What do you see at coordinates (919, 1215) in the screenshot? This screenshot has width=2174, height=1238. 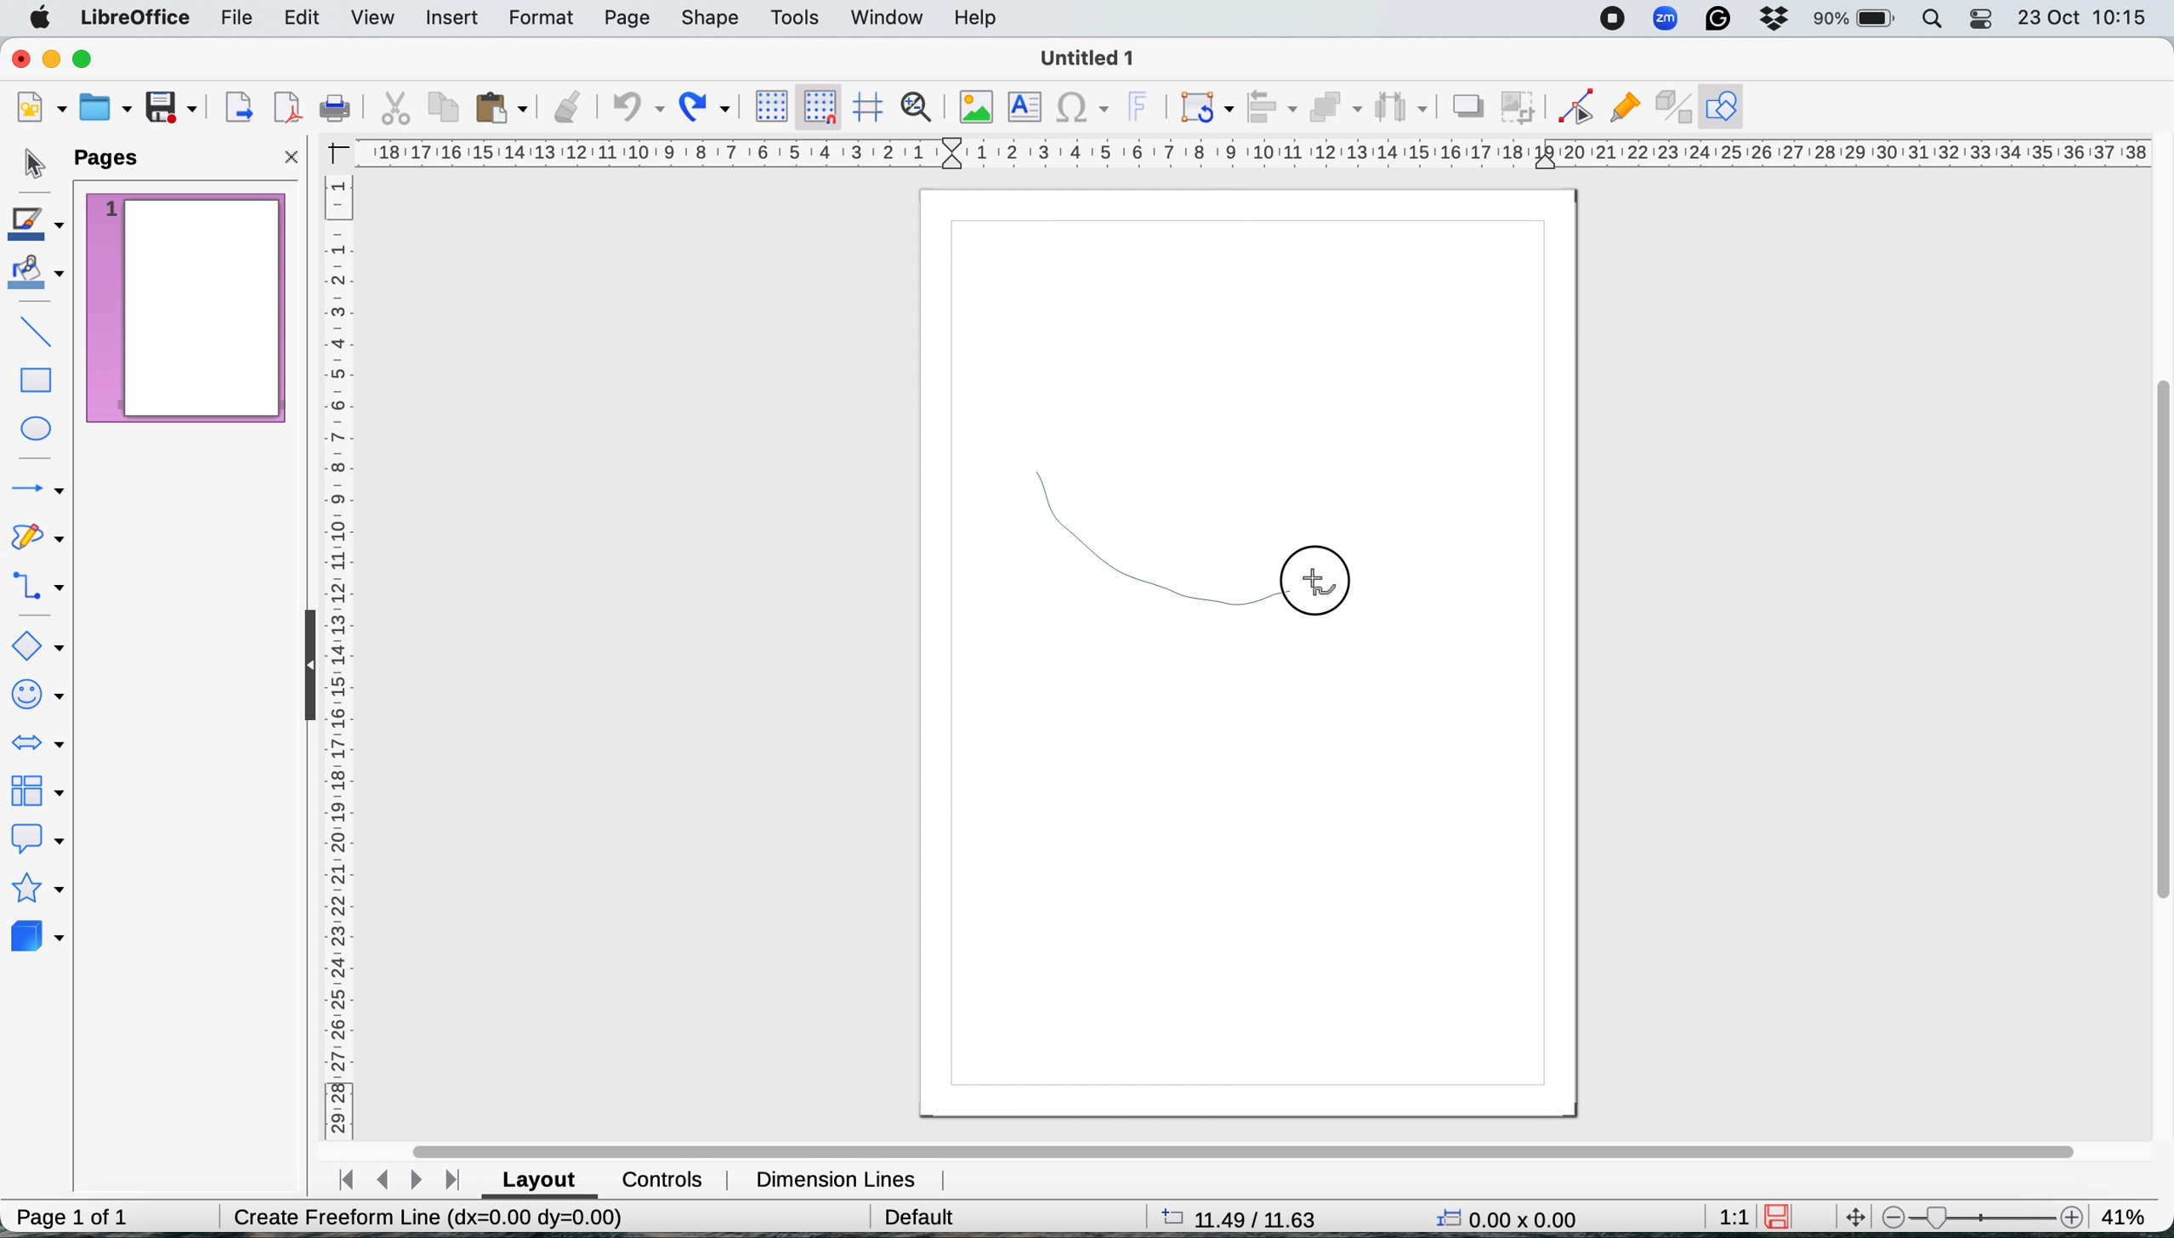 I see `default` at bounding box center [919, 1215].